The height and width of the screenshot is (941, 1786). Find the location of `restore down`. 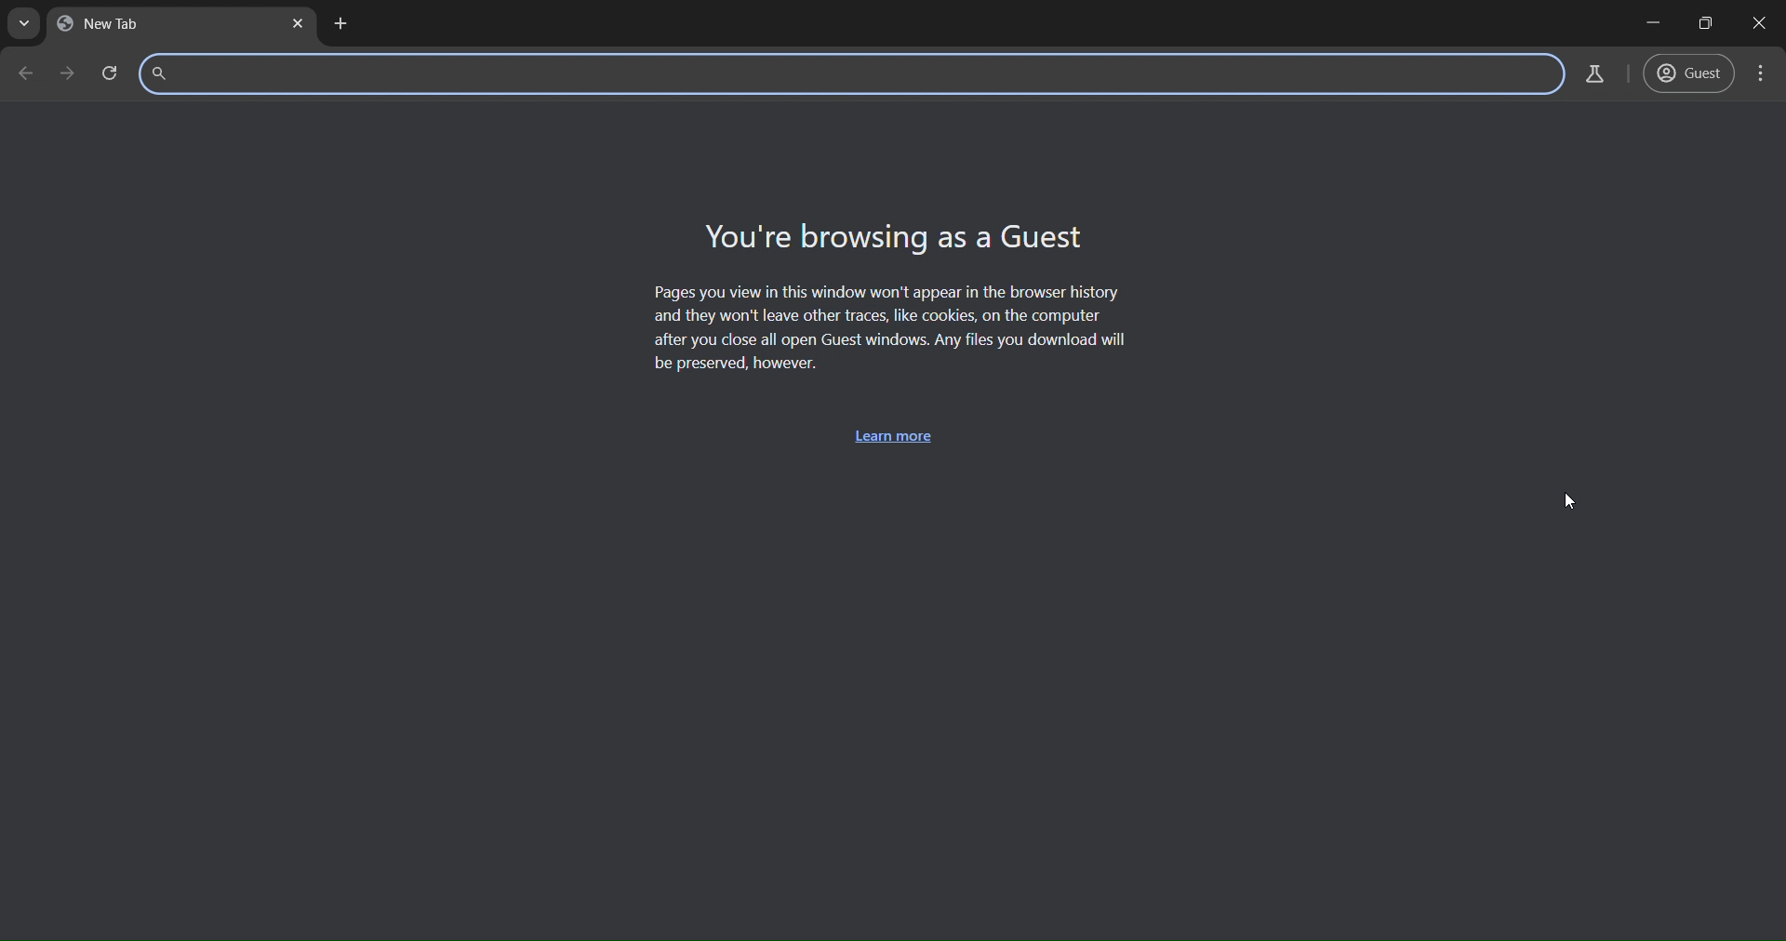

restore down is located at coordinates (1707, 25).